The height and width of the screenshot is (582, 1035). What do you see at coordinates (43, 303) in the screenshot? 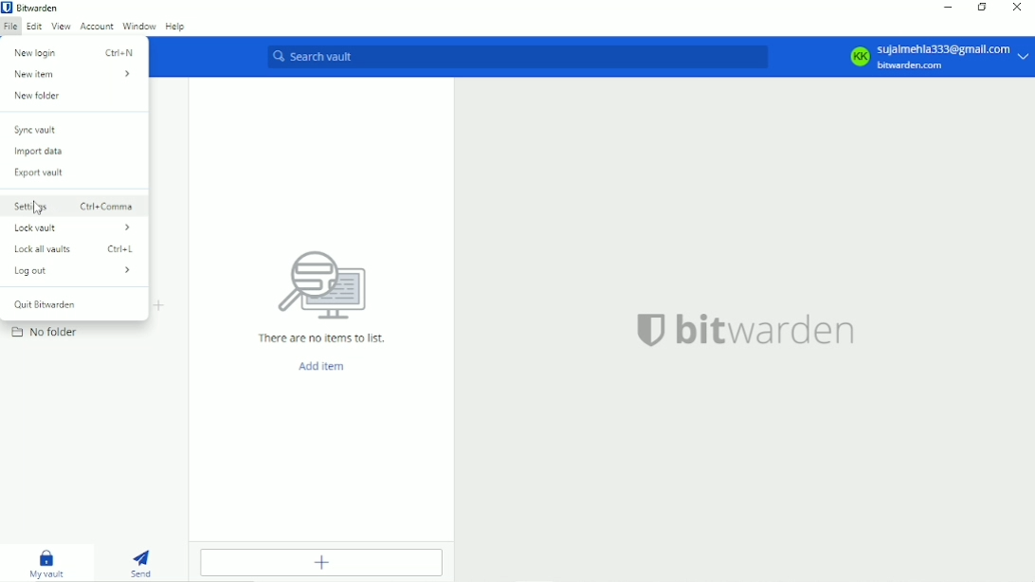
I see `Quit bitwarden` at bounding box center [43, 303].